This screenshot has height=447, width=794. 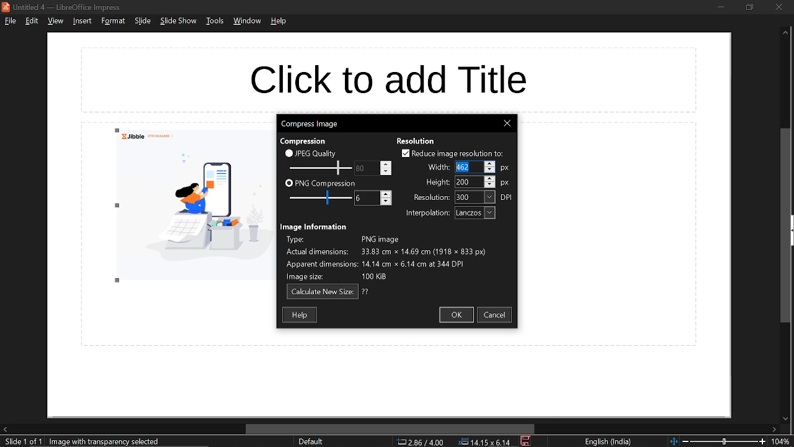 I want to click on horizontal scrollbar, so click(x=391, y=429).